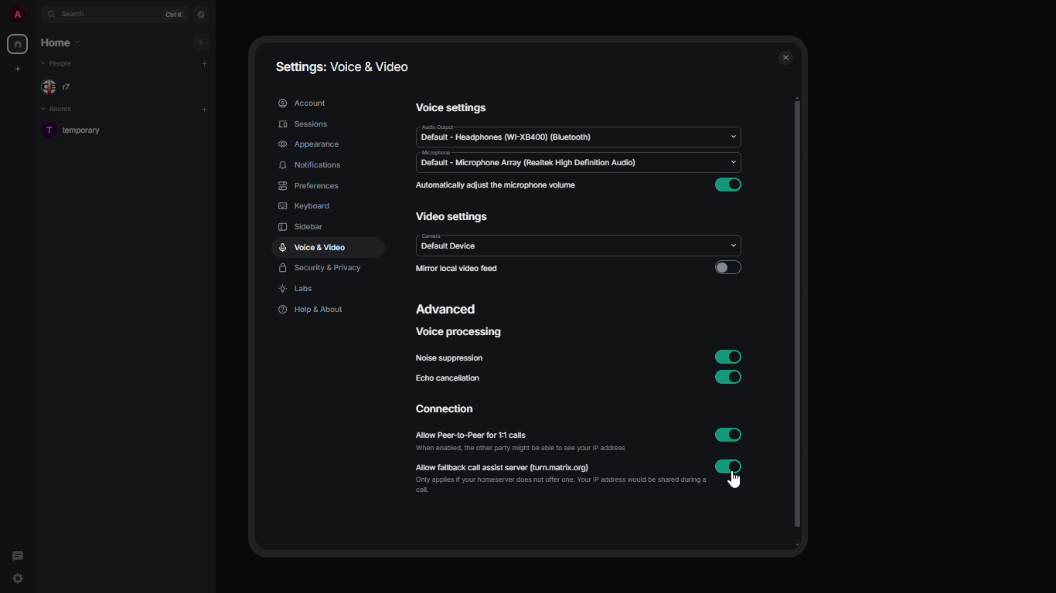  I want to click on enabled, so click(728, 356).